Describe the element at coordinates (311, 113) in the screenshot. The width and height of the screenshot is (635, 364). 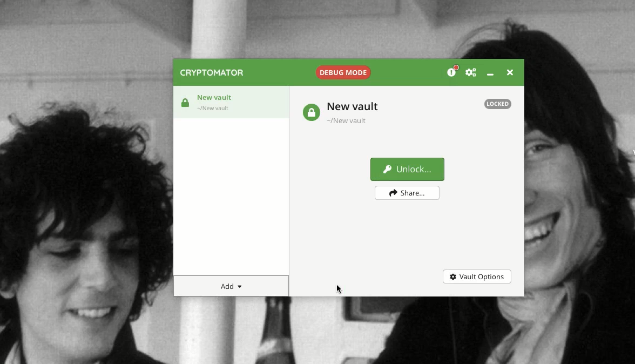
I see `Locked` at that location.